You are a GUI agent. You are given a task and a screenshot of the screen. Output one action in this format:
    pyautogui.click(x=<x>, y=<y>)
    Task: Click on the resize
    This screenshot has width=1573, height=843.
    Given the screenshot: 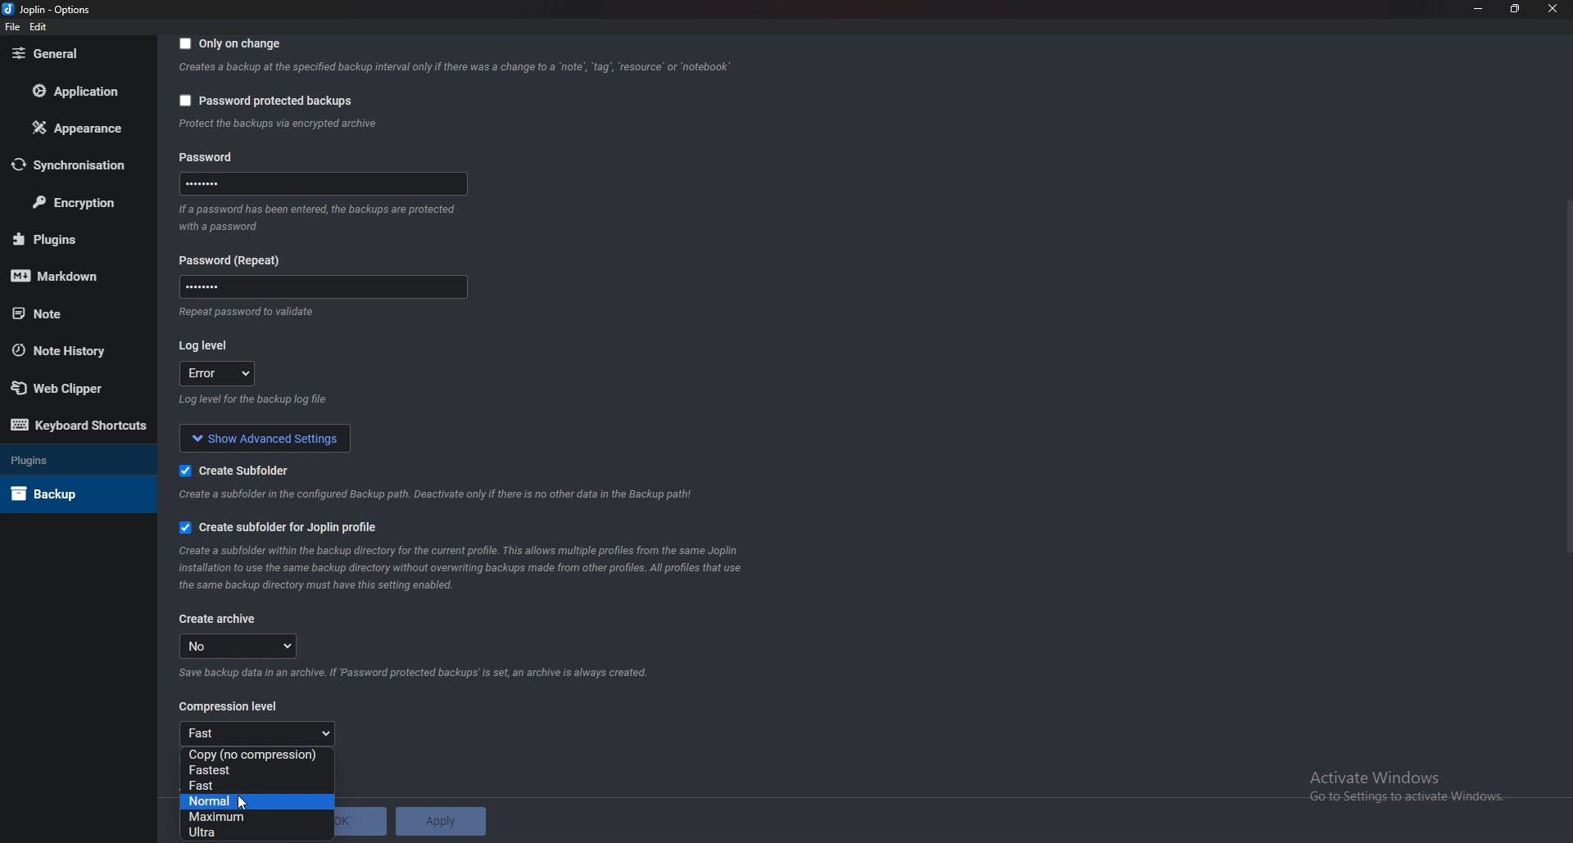 What is the action you would take?
    pyautogui.click(x=1516, y=8)
    